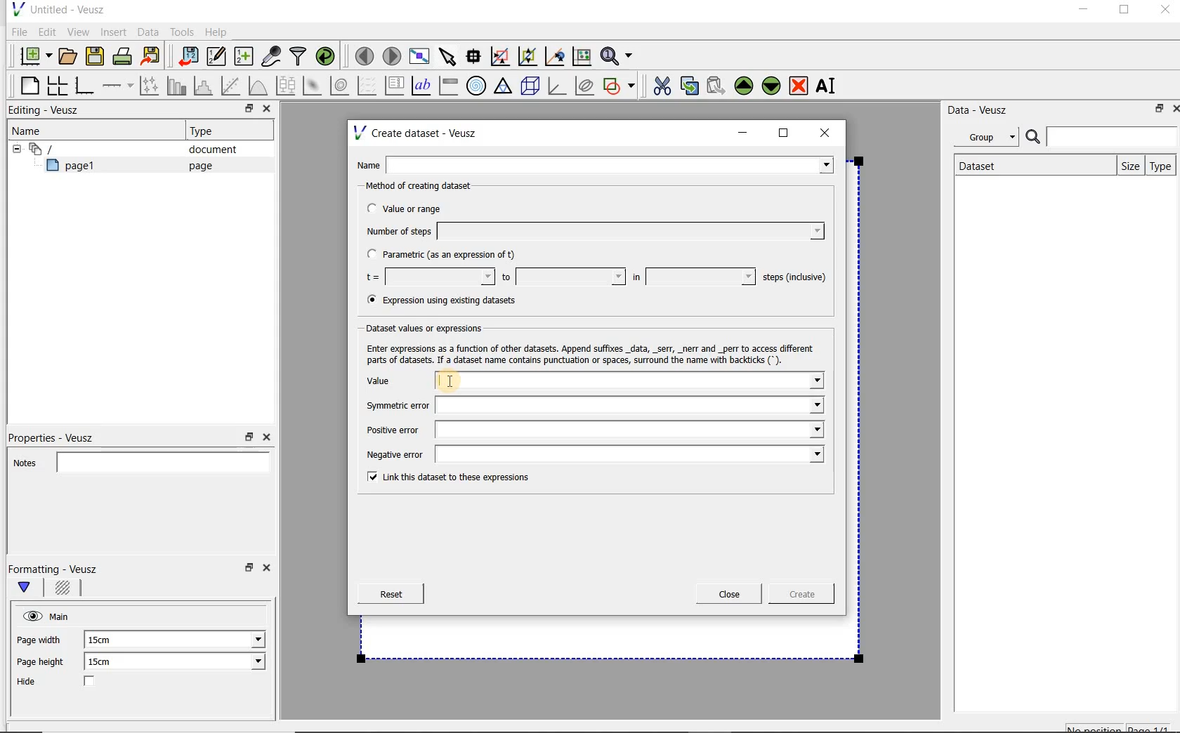 This screenshot has width=1180, height=733. What do you see at coordinates (272, 58) in the screenshot?
I see `capture remote data` at bounding box center [272, 58].